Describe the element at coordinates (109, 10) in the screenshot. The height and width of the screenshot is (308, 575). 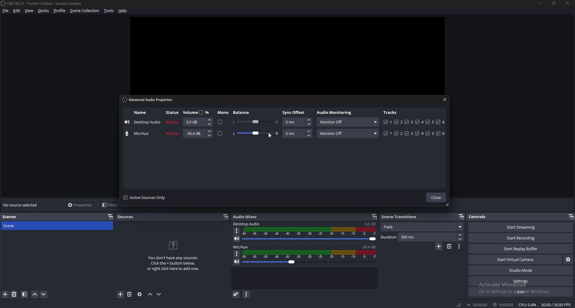
I see `tools` at that location.